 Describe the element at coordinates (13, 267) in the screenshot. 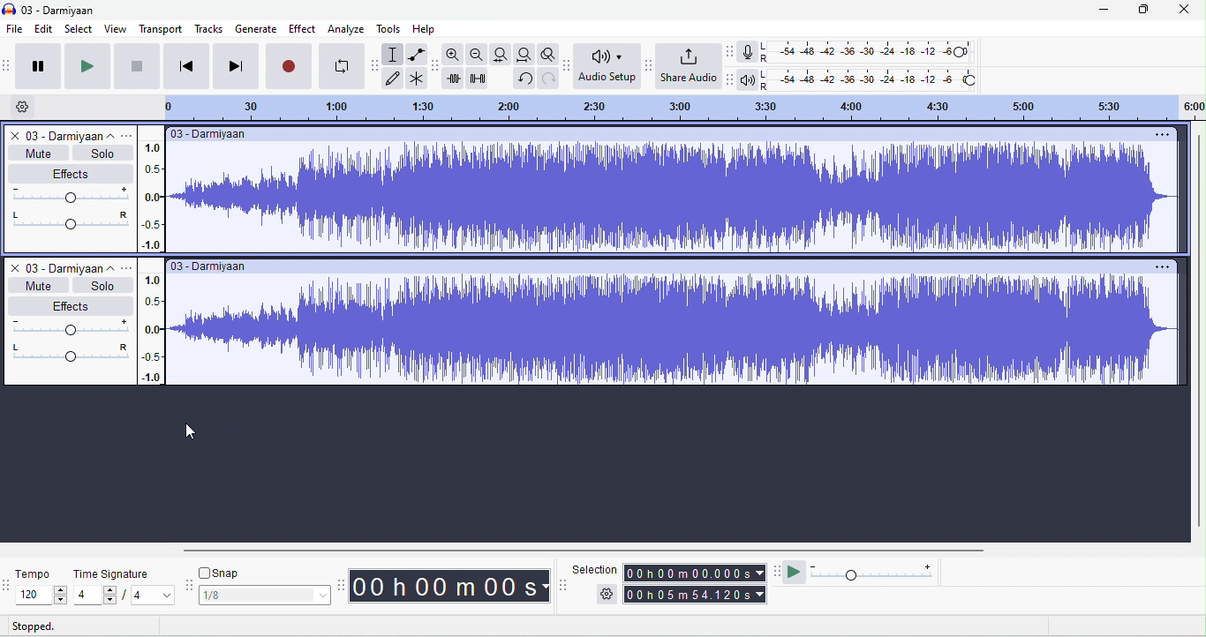

I see `close` at that location.